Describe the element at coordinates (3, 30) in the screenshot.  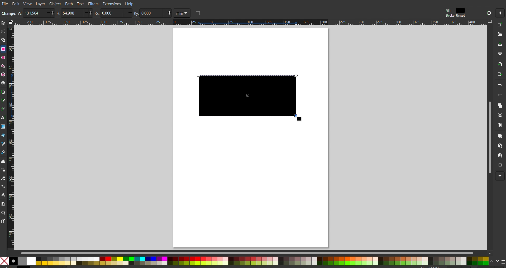
I see `Node Tool` at that location.